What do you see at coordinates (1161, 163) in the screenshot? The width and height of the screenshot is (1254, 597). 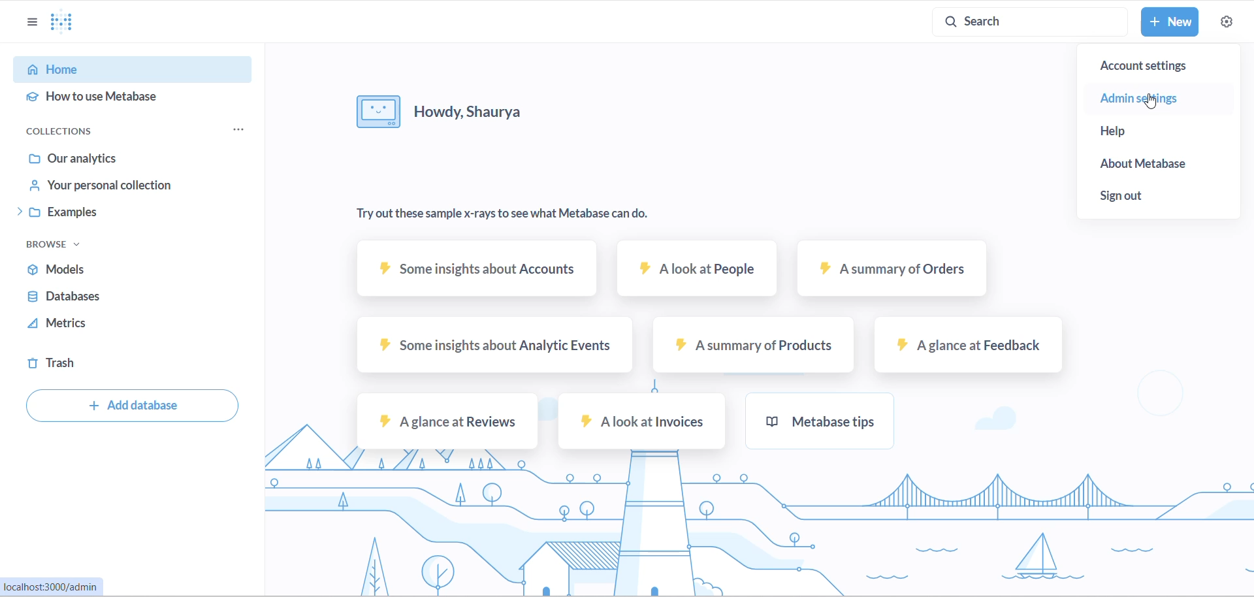 I see `about metabase` at bounding box center [1161, 163].